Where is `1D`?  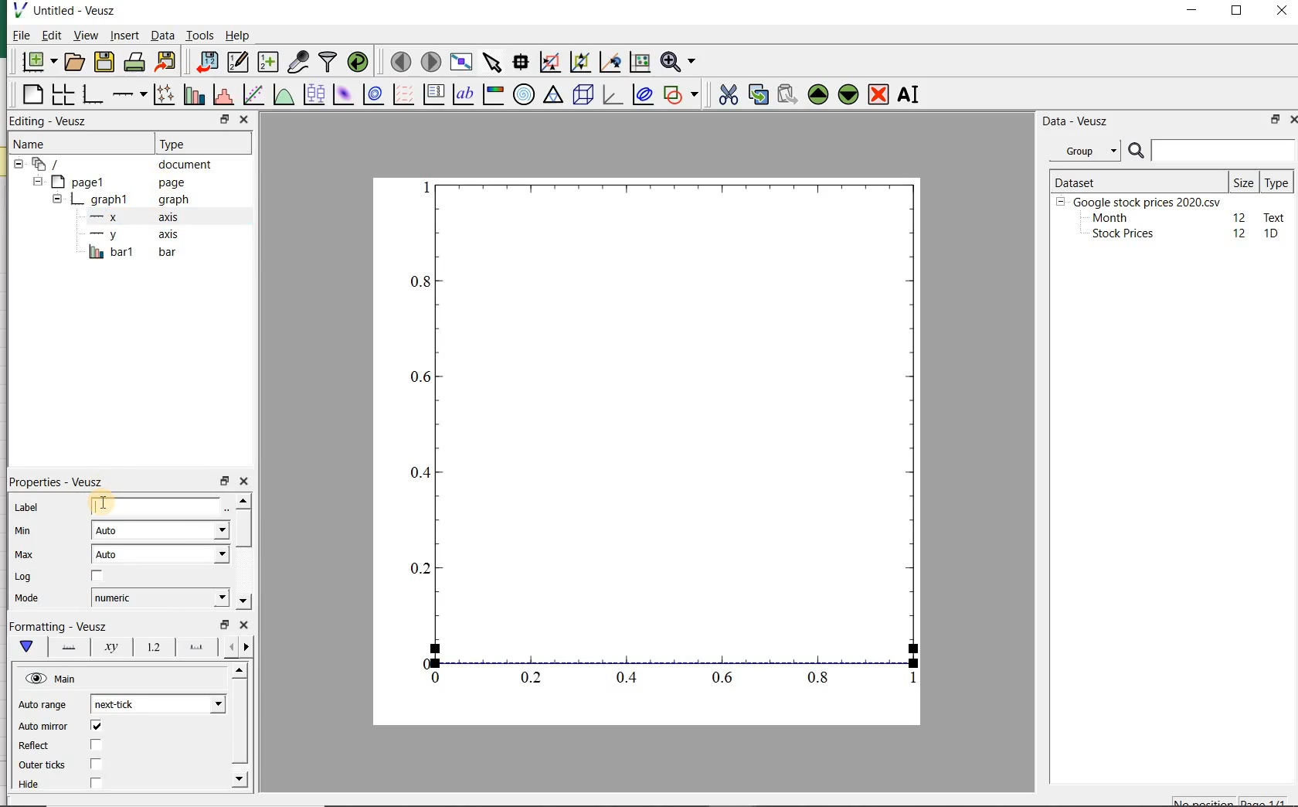
1D is located at coordinates (1273, 234).